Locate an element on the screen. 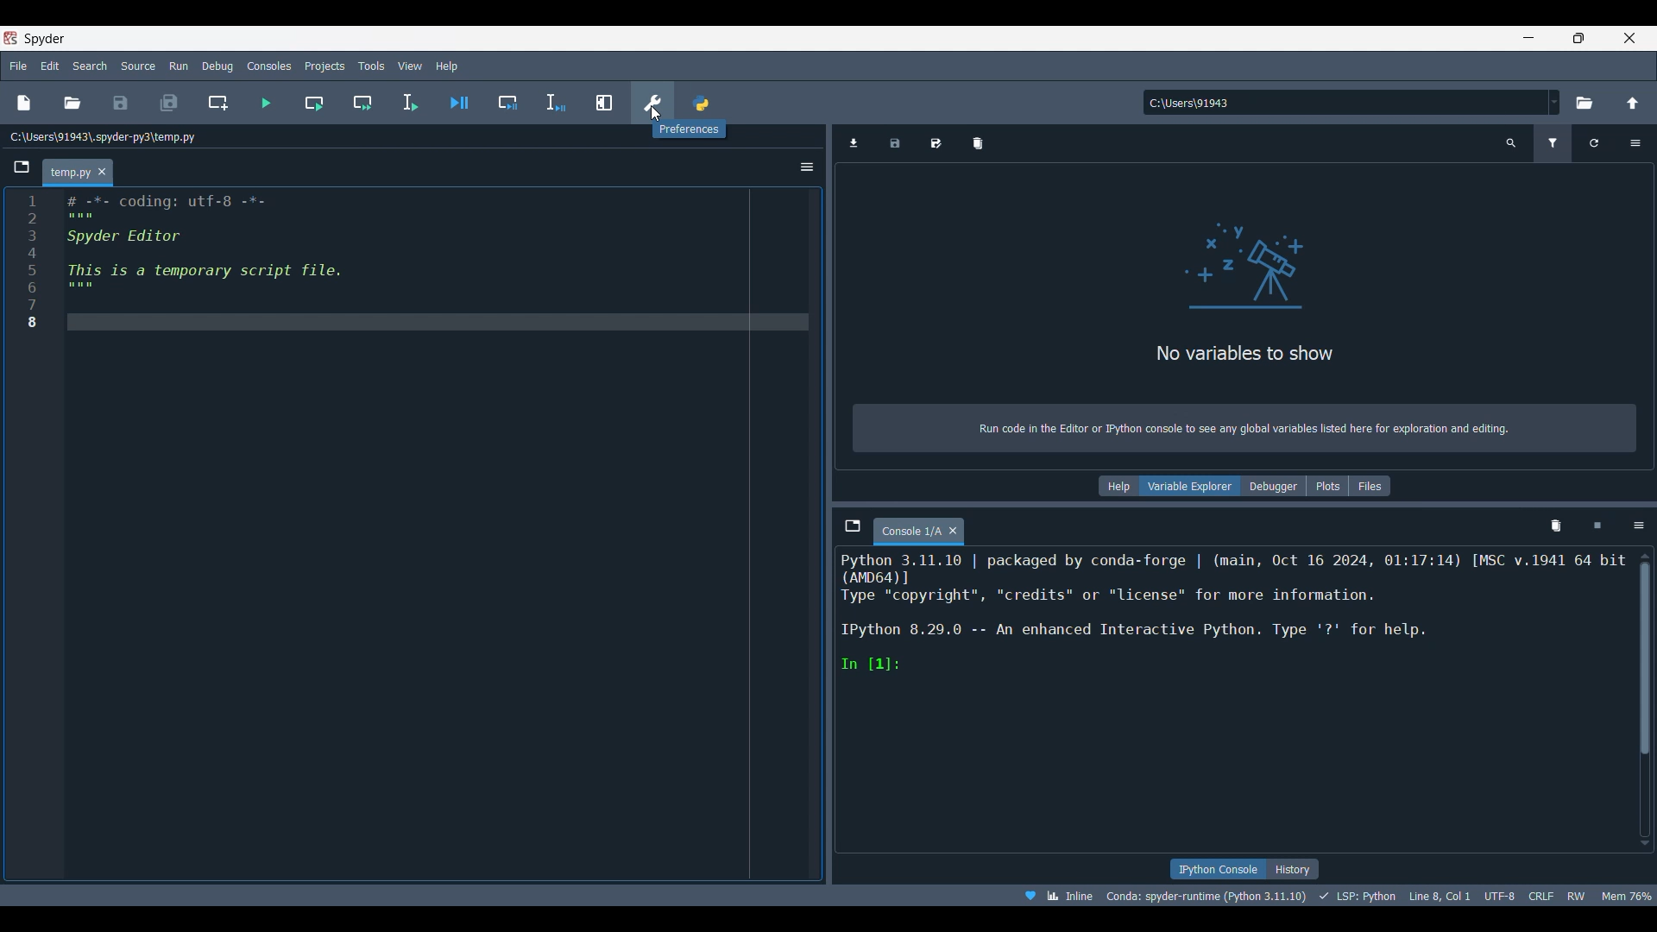 This screenshot has height=932, width=1657. Maximize current pane is located at coordinates (604, 103).